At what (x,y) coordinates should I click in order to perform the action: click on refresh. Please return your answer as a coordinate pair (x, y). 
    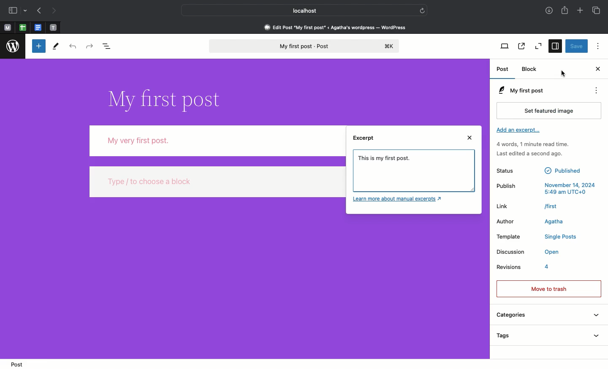
    Looking at the image, I should click on (423, 9).